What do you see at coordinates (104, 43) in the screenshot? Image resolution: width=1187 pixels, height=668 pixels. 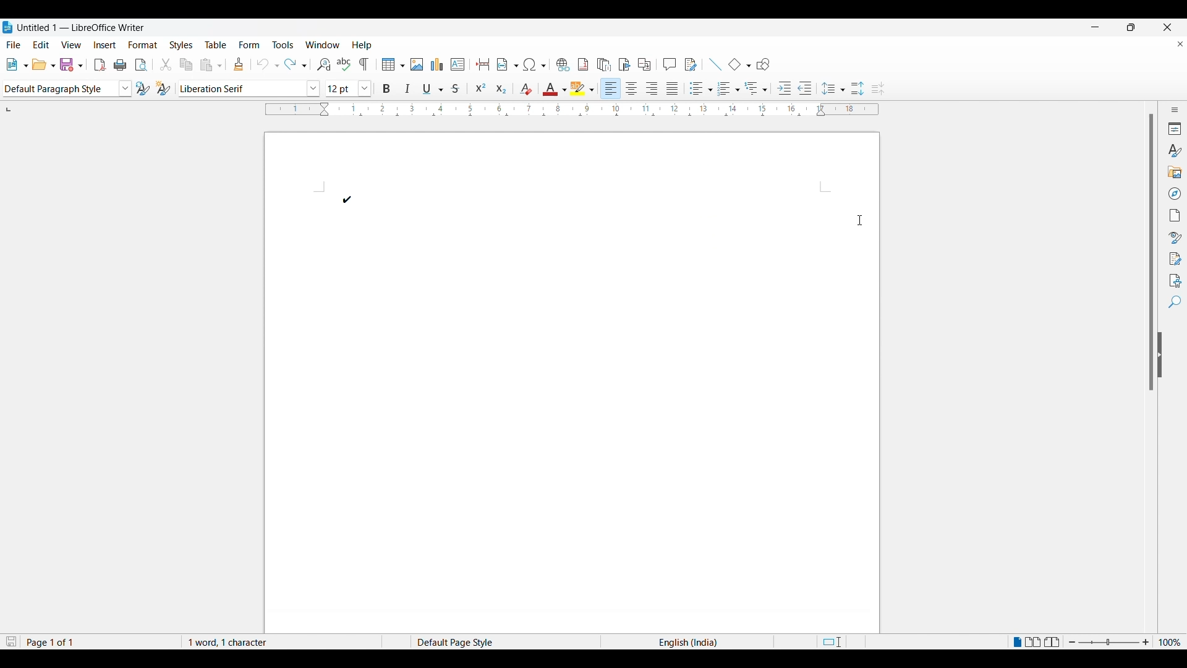 I see `Insert` at bounding box center [104, 43].